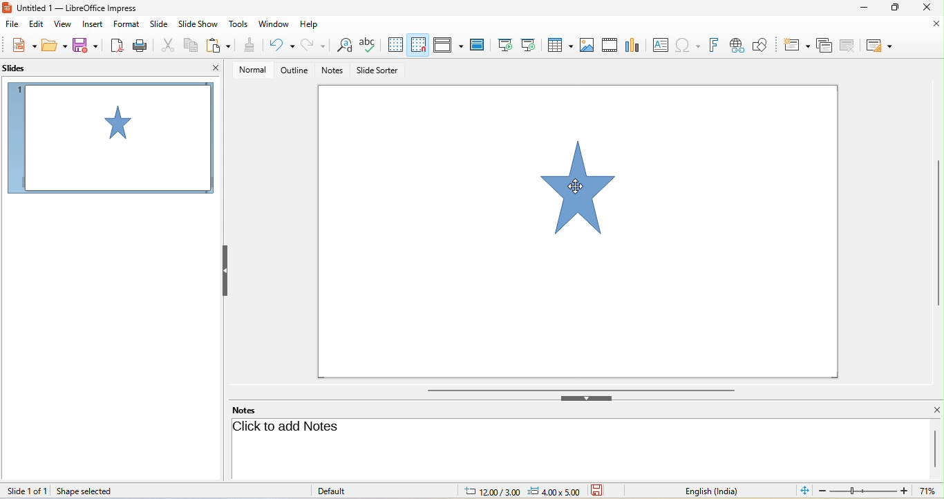 The width and height of the screenshot is (944, 499). Describe the element at coordinates (823, 46) in the screenshot. I see `delete slide` at that location.